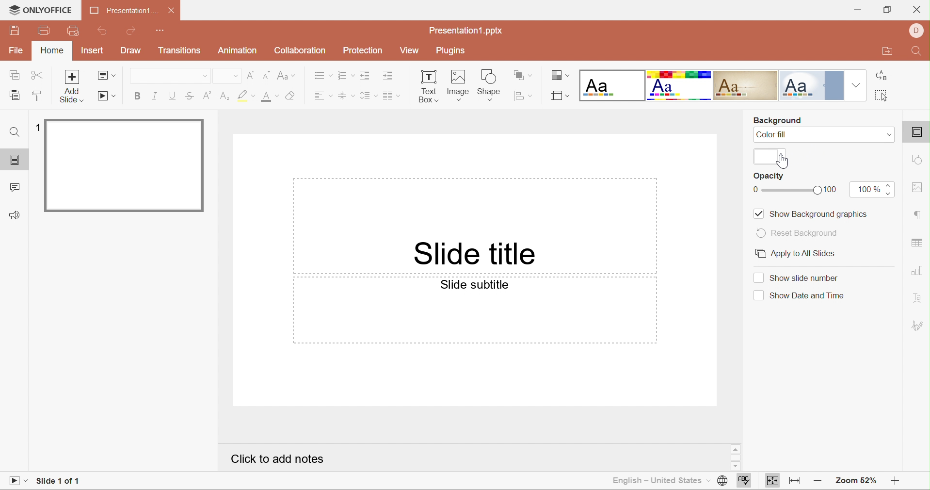  Describe the element at coordinates (274, 458) in the screenshot. I see `Click to add notes` at that location.